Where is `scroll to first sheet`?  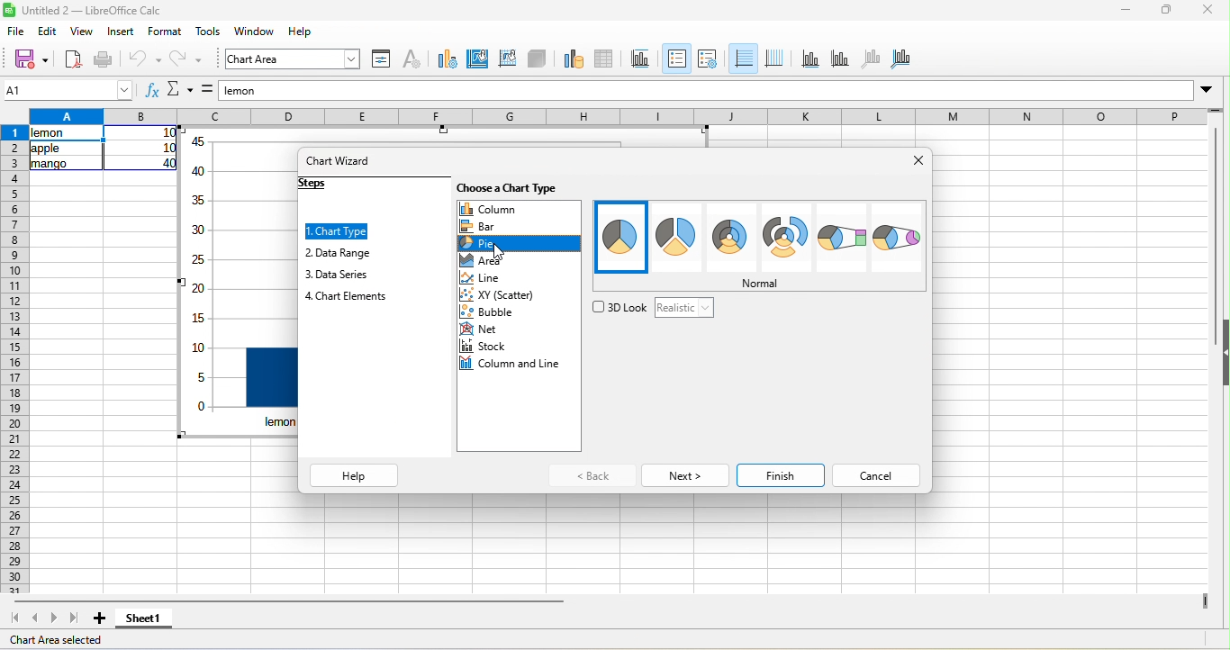
scroll to first sheet is located at coordinates (16, 618).